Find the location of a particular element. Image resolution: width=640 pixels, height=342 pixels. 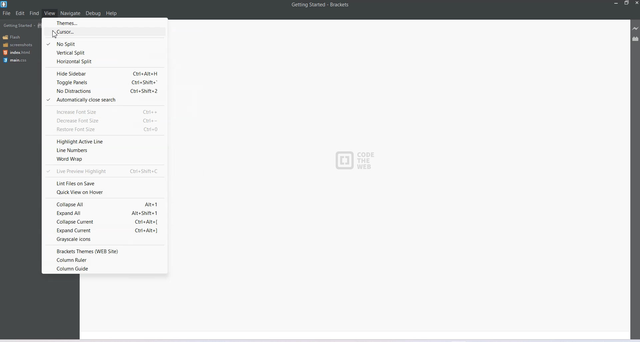

Expand current is located at coordinates (104, 230).